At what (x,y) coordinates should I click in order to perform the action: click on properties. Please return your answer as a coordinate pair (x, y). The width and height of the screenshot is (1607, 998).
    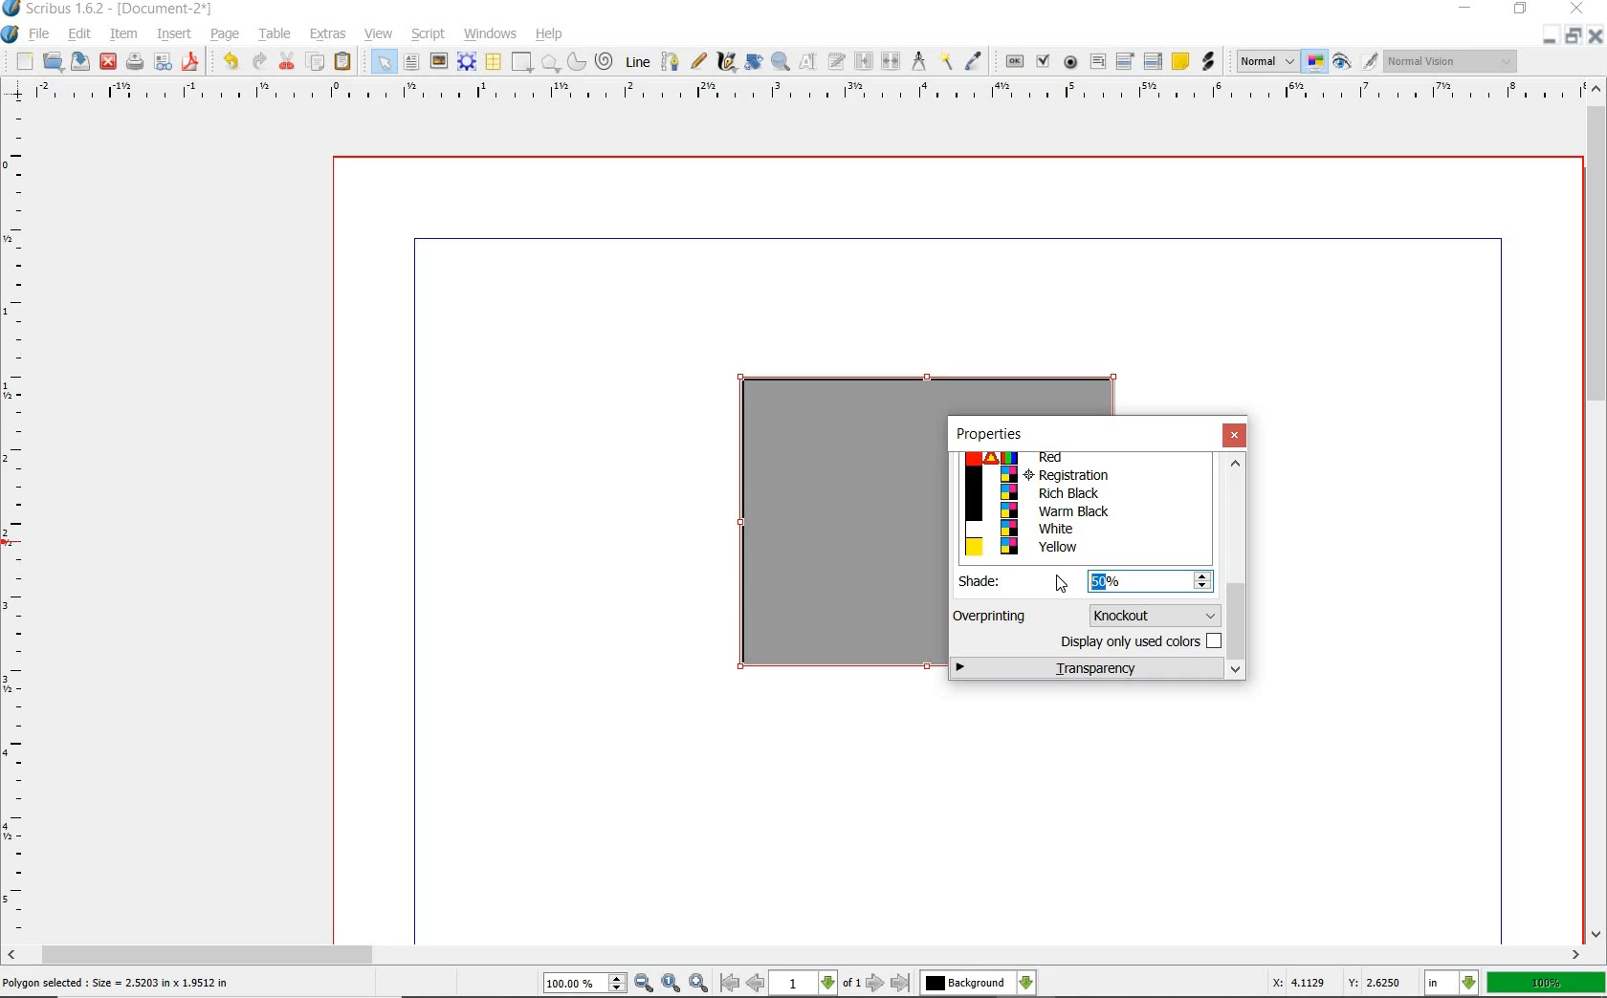
    Looking at the image, I should click on (988, 434).